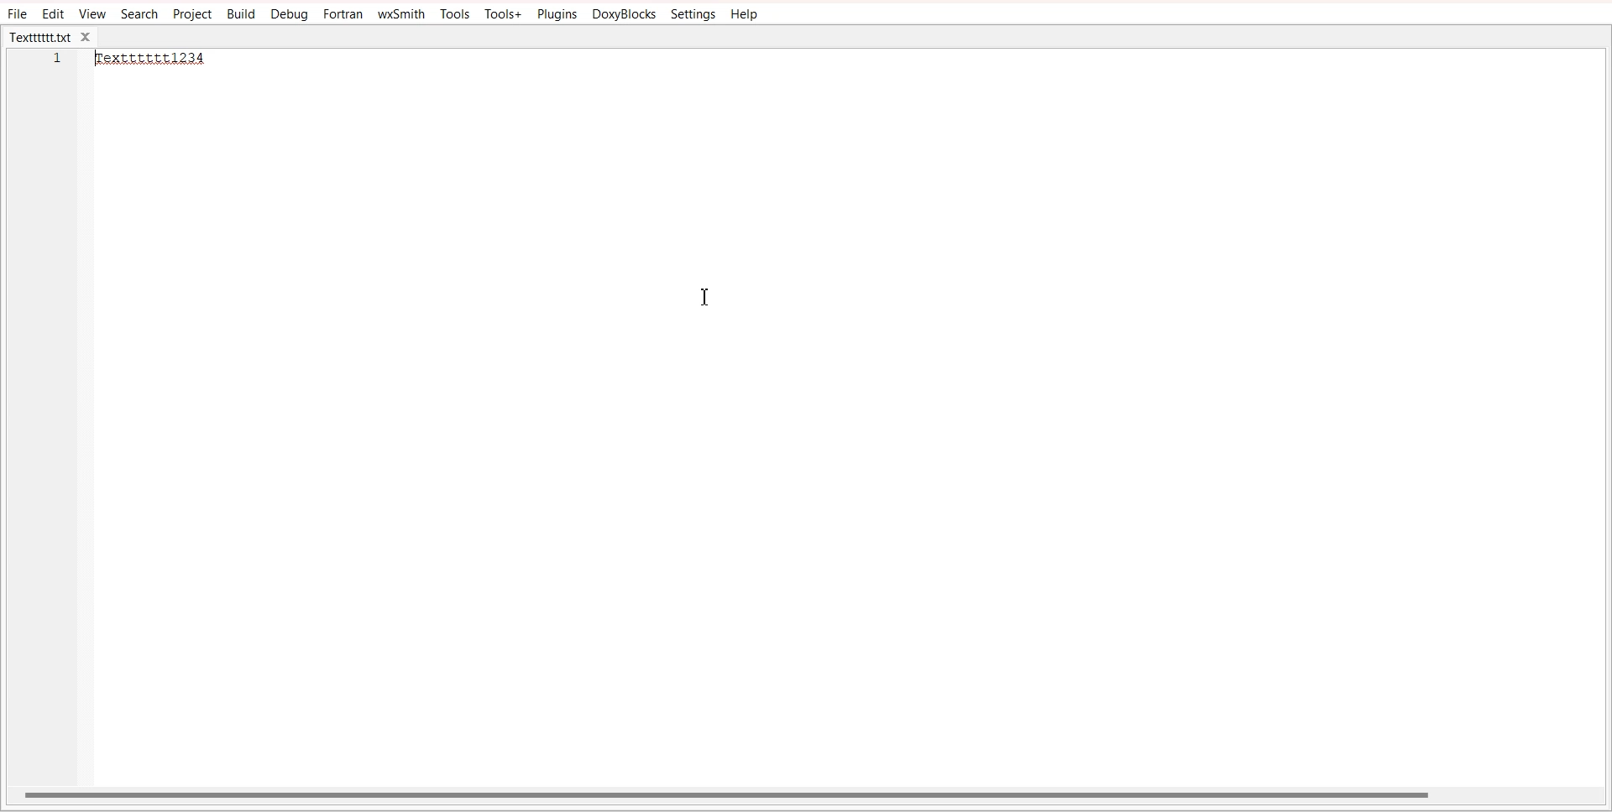 This screenshot has height=812, width=1612. Describe the element at coordinates (56, 65) in the screenshot. I see `Line number` at that location.